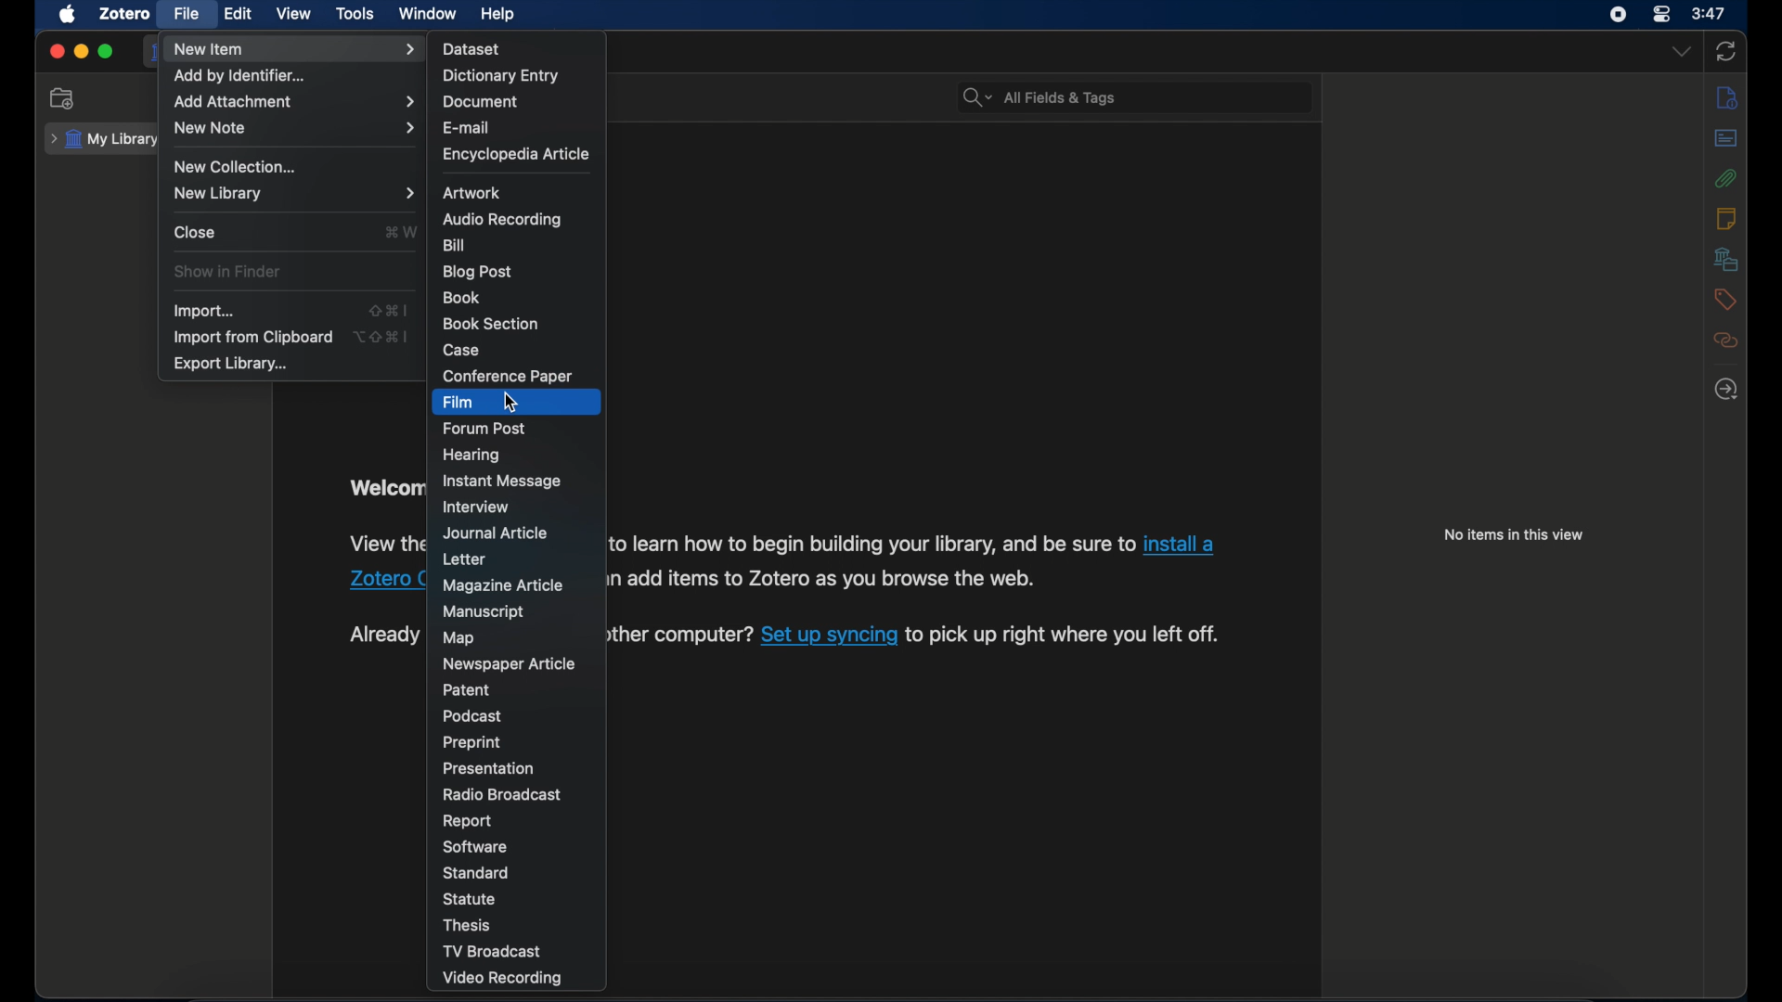 This screenshot has height=1002, width=1782. What do you see at coordinates (499, 15) in the screenshot?
I see `help` at bounding box center [499, 15].